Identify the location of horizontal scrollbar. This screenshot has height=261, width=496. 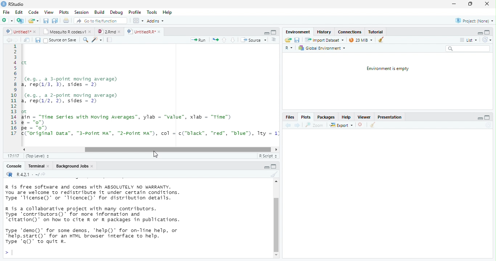
(178, 150).